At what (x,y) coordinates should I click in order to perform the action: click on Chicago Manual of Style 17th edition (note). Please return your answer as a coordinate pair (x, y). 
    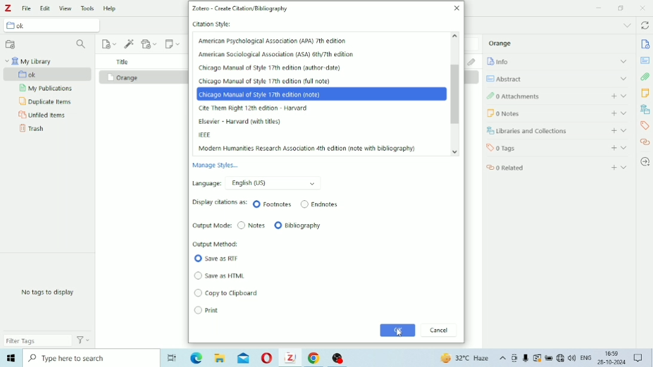
    Looking at the image, I should click on (322, 94).